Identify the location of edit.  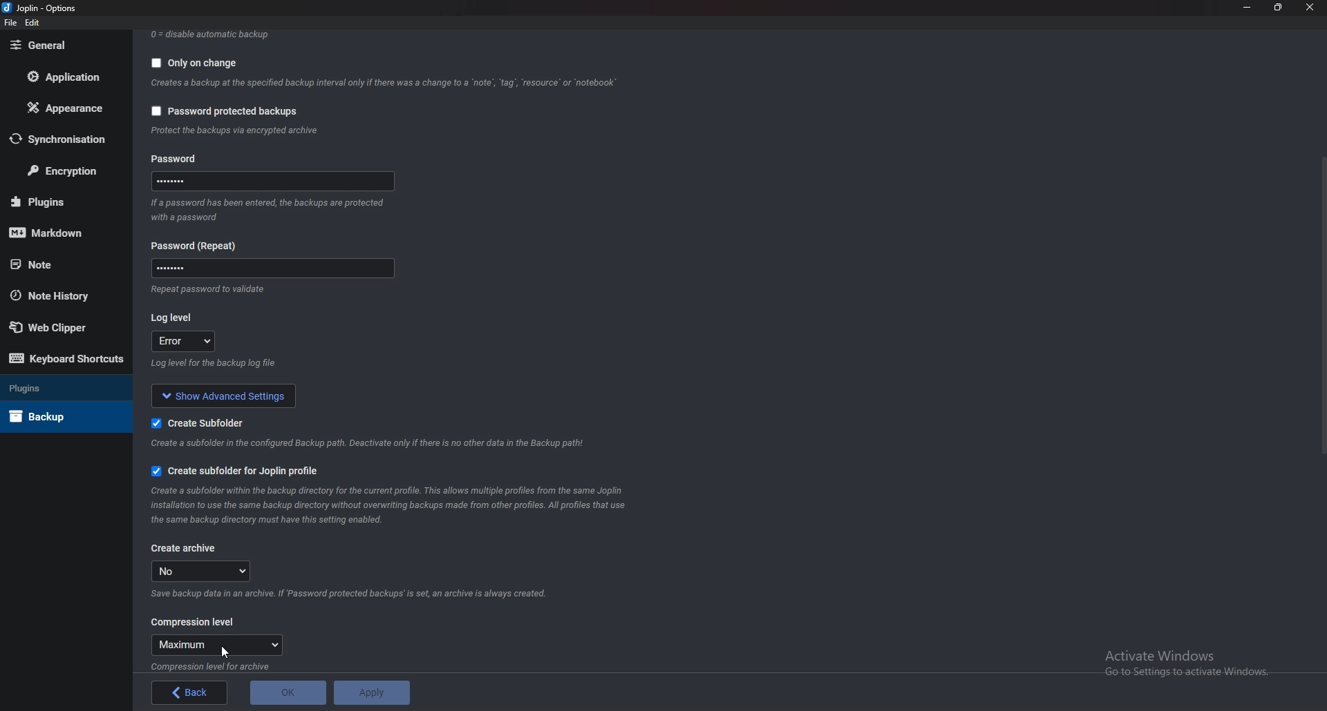
(35, 23).